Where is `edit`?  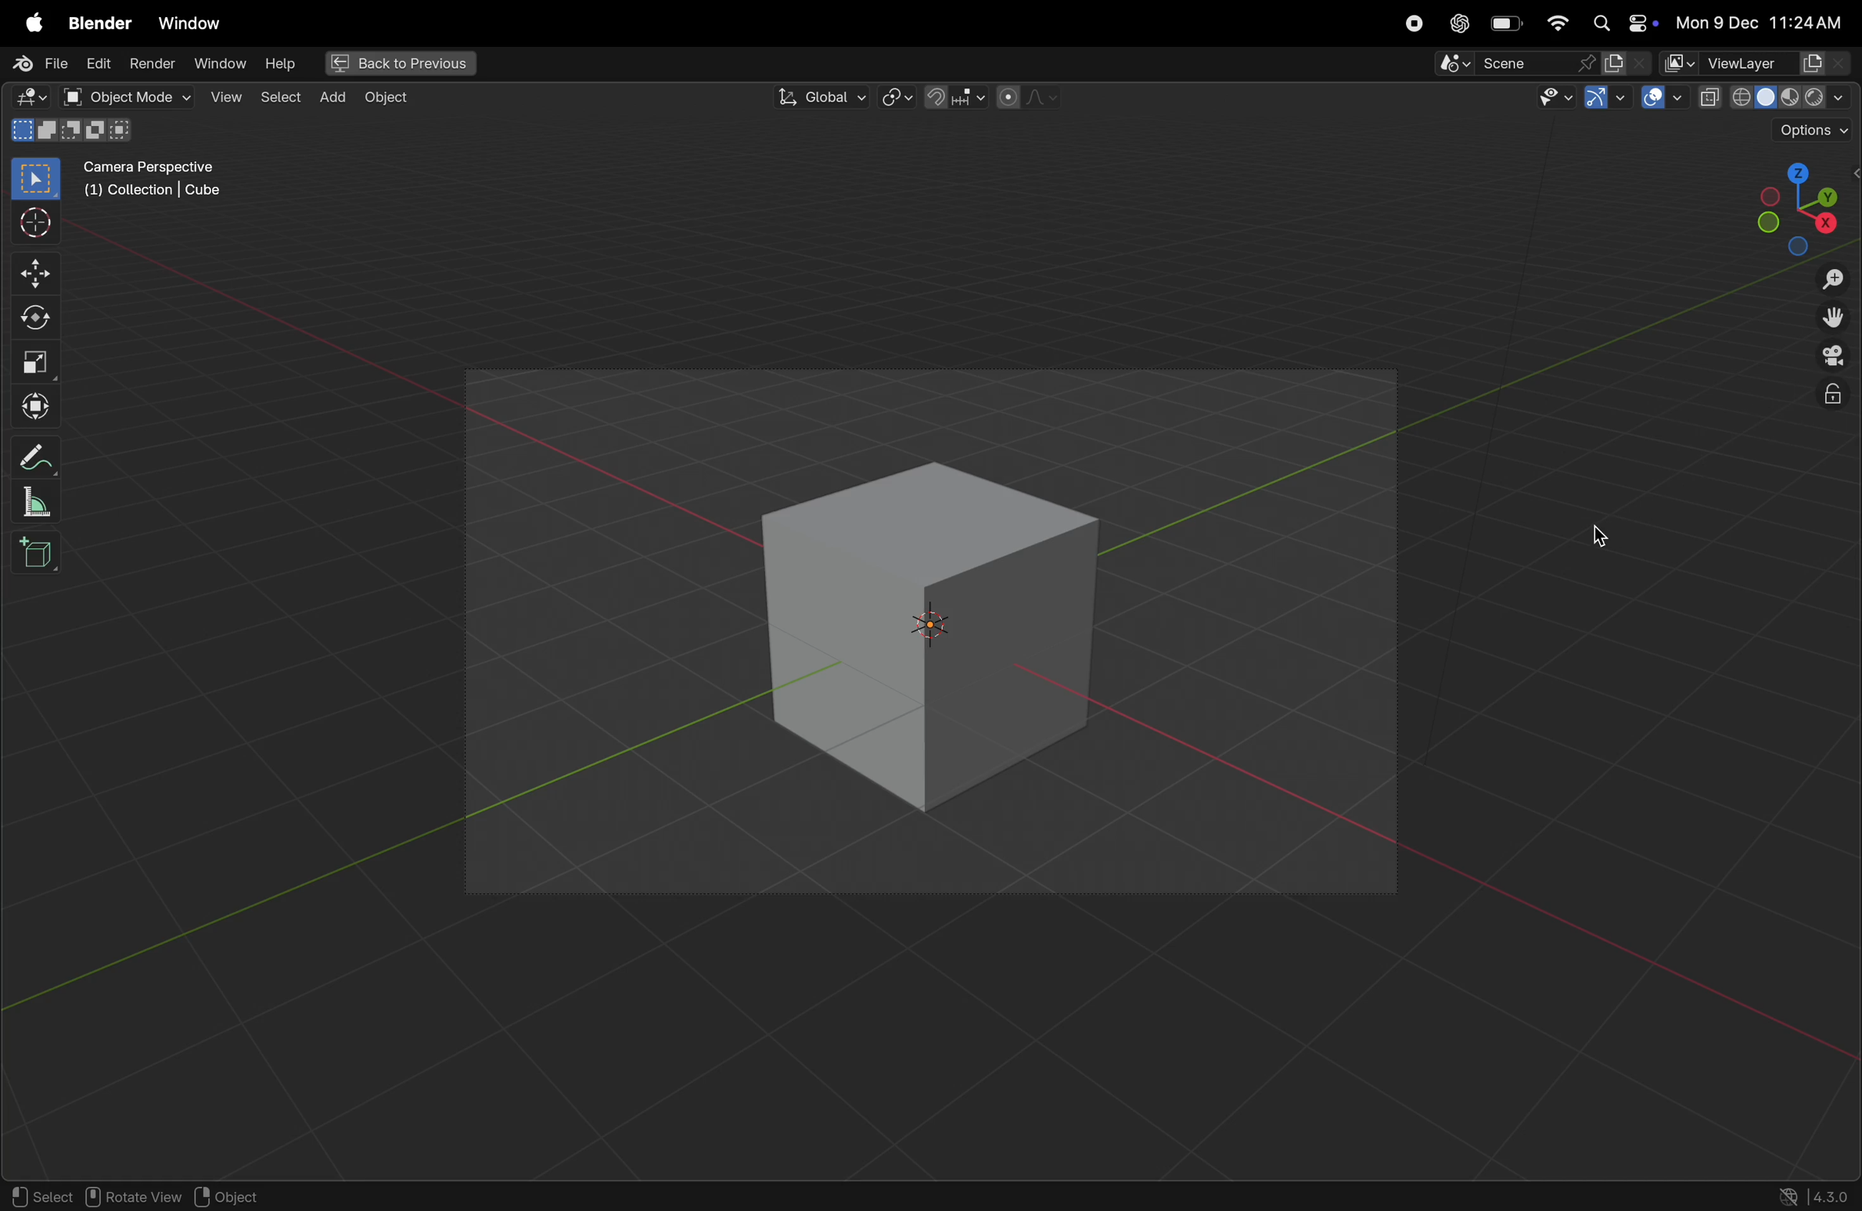 edit is located at coordinates (95, 63).